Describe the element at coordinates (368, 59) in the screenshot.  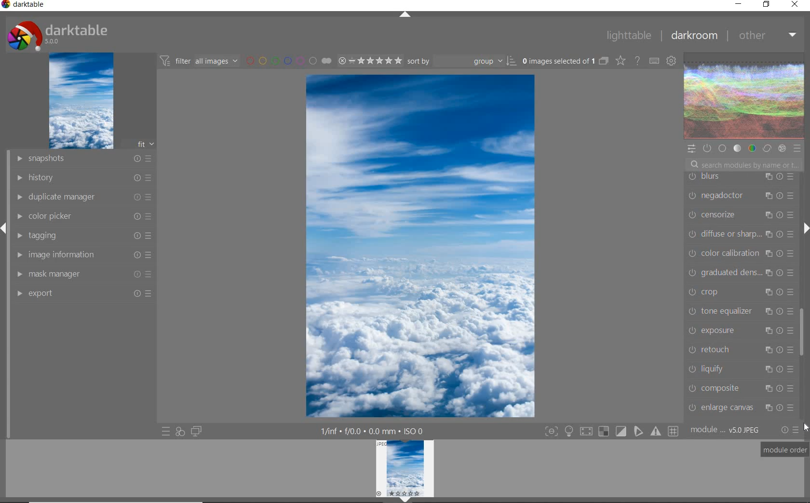
I see `SELECTED IMAGE RANGE RATING` at that location.